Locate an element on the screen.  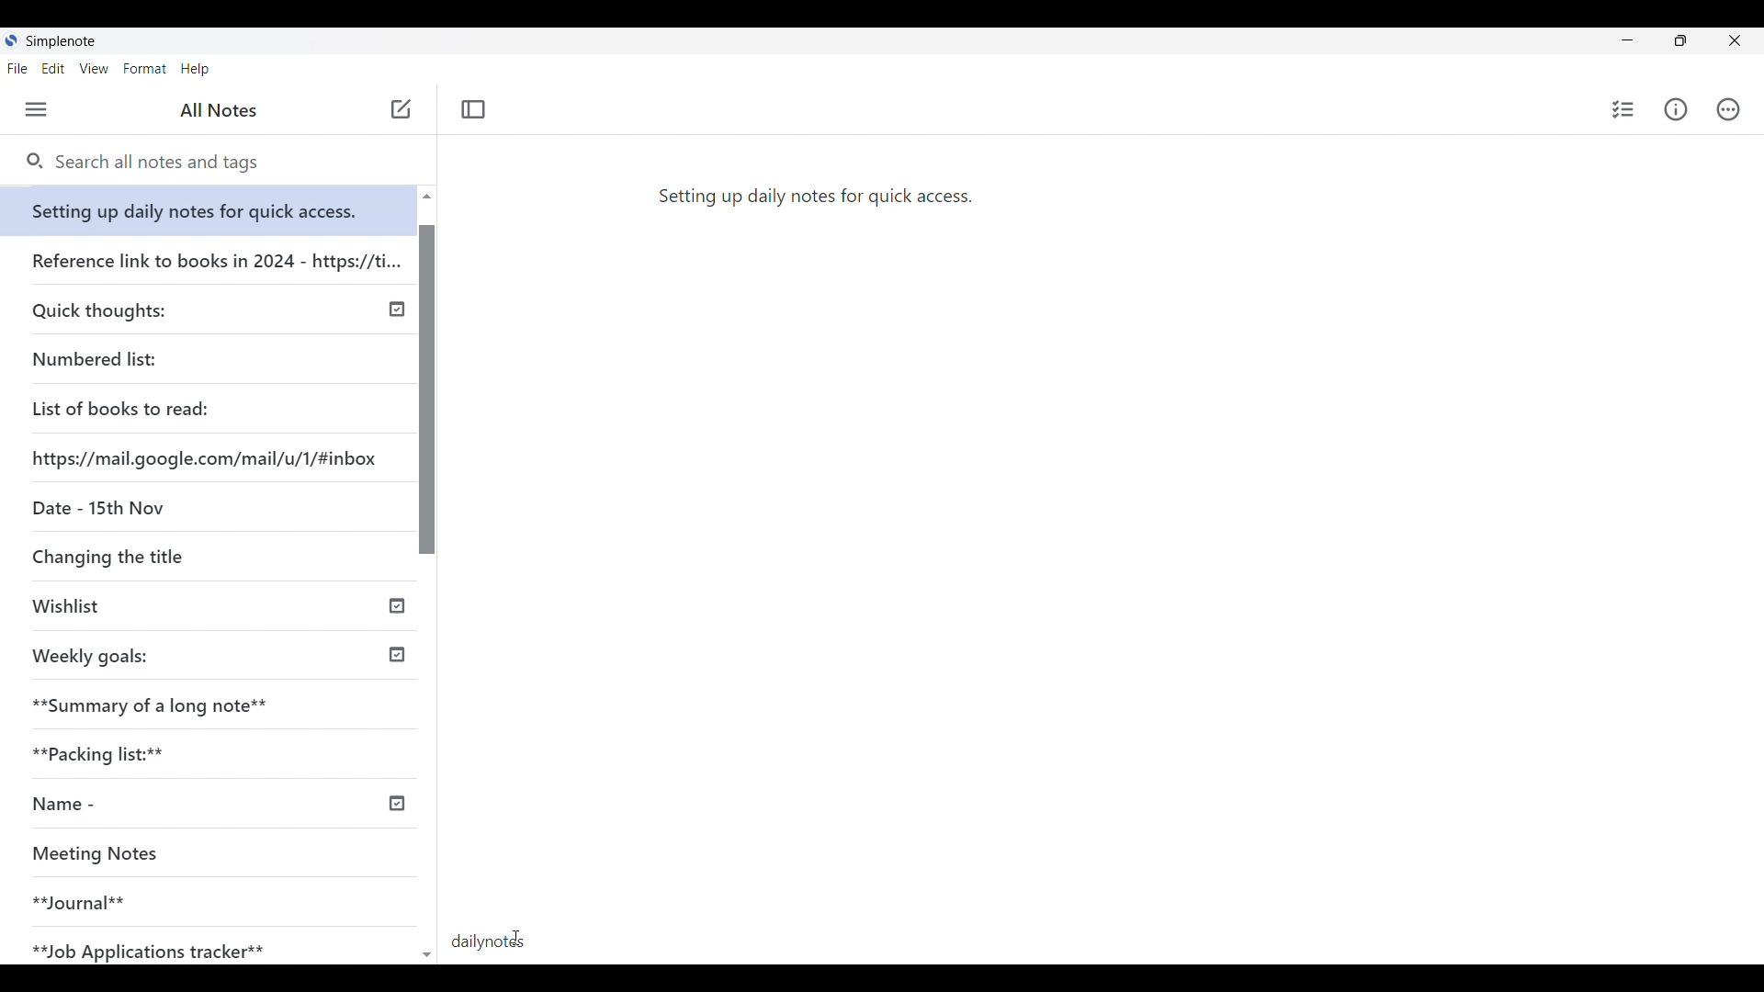
Name is located at coordinates (131, 805).